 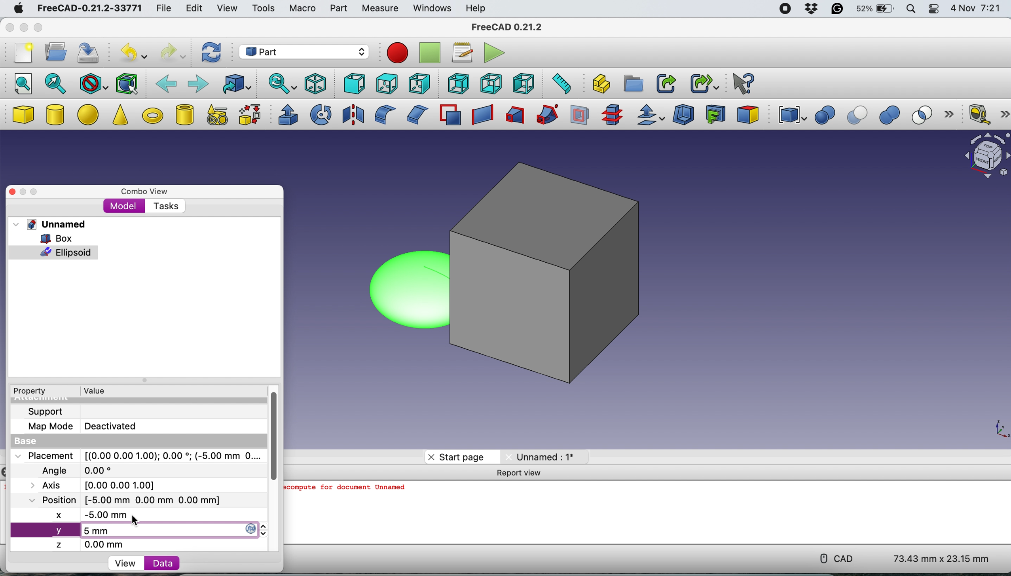 What do you see at coordinates (250, 114) in the screenshot?
I see `shape builder` at bounding box center [250, 114].